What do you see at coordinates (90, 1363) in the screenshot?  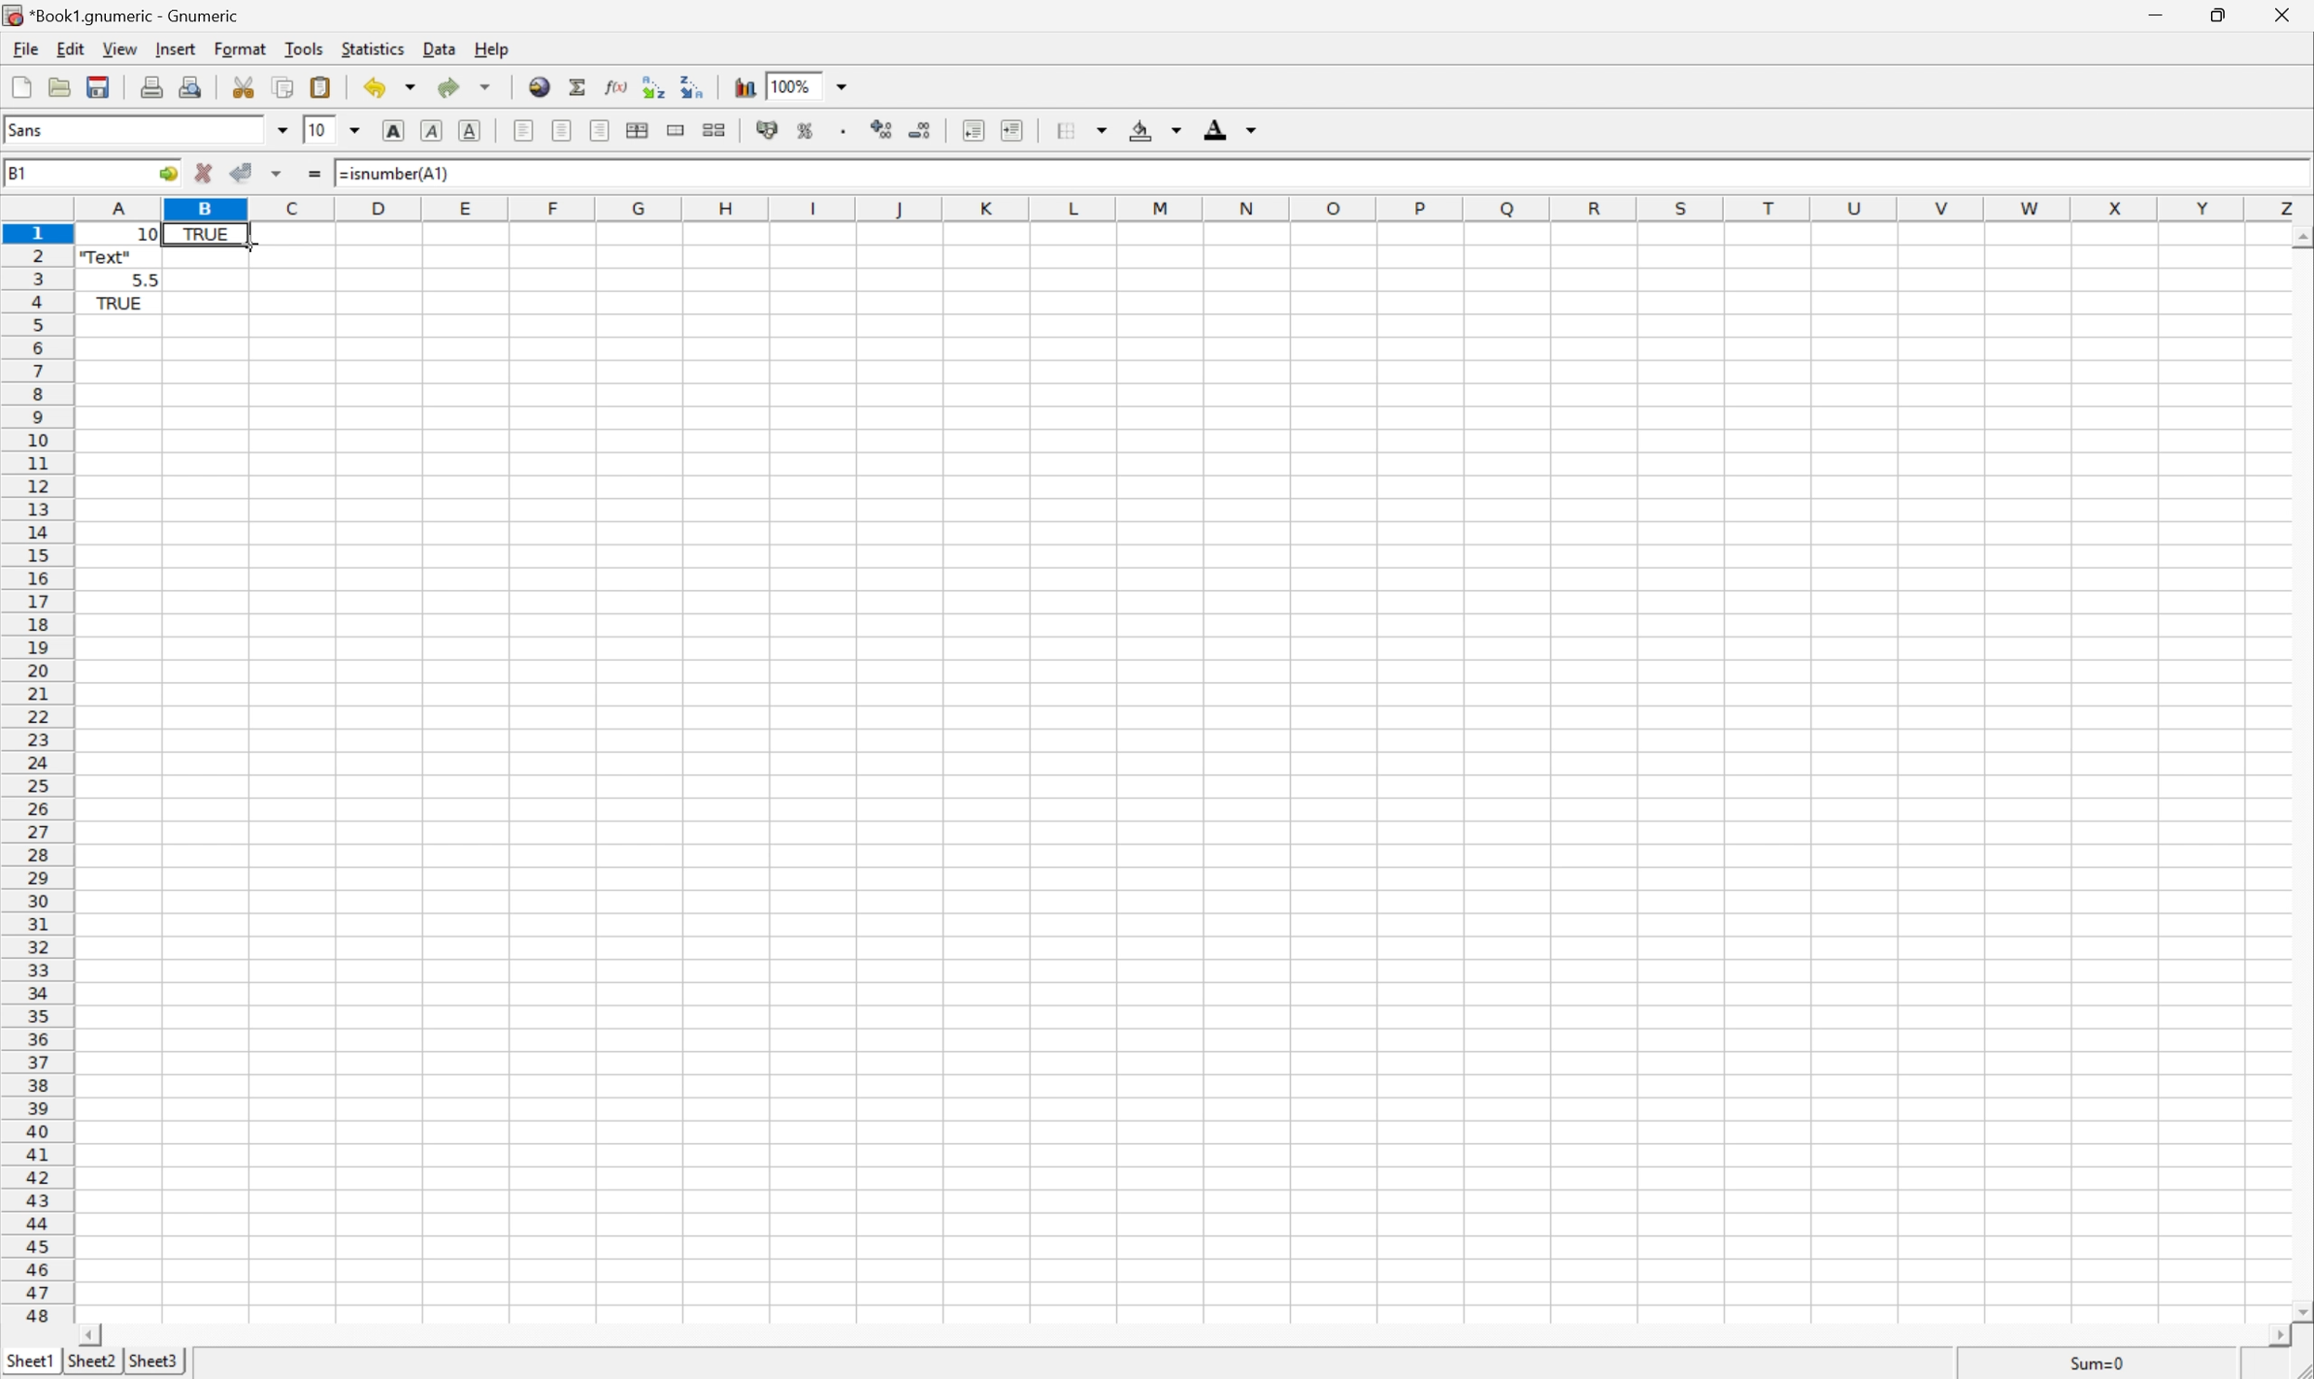 I see `Sheet2` at bounding box center [90, 1363].